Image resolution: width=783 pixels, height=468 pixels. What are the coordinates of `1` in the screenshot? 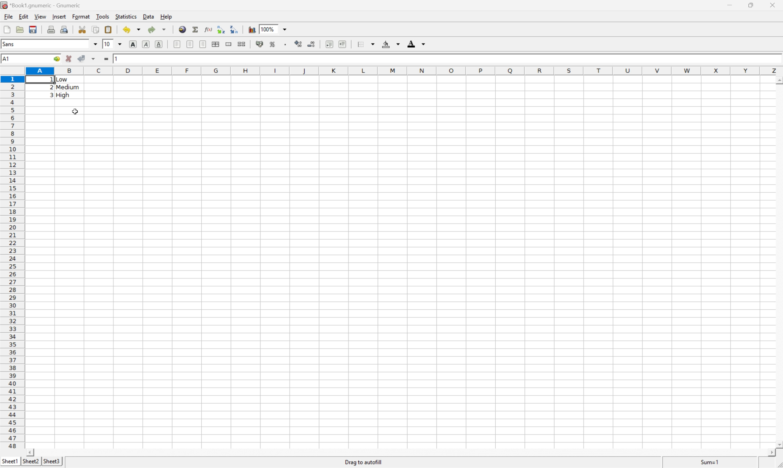 It's located at (52, 79).